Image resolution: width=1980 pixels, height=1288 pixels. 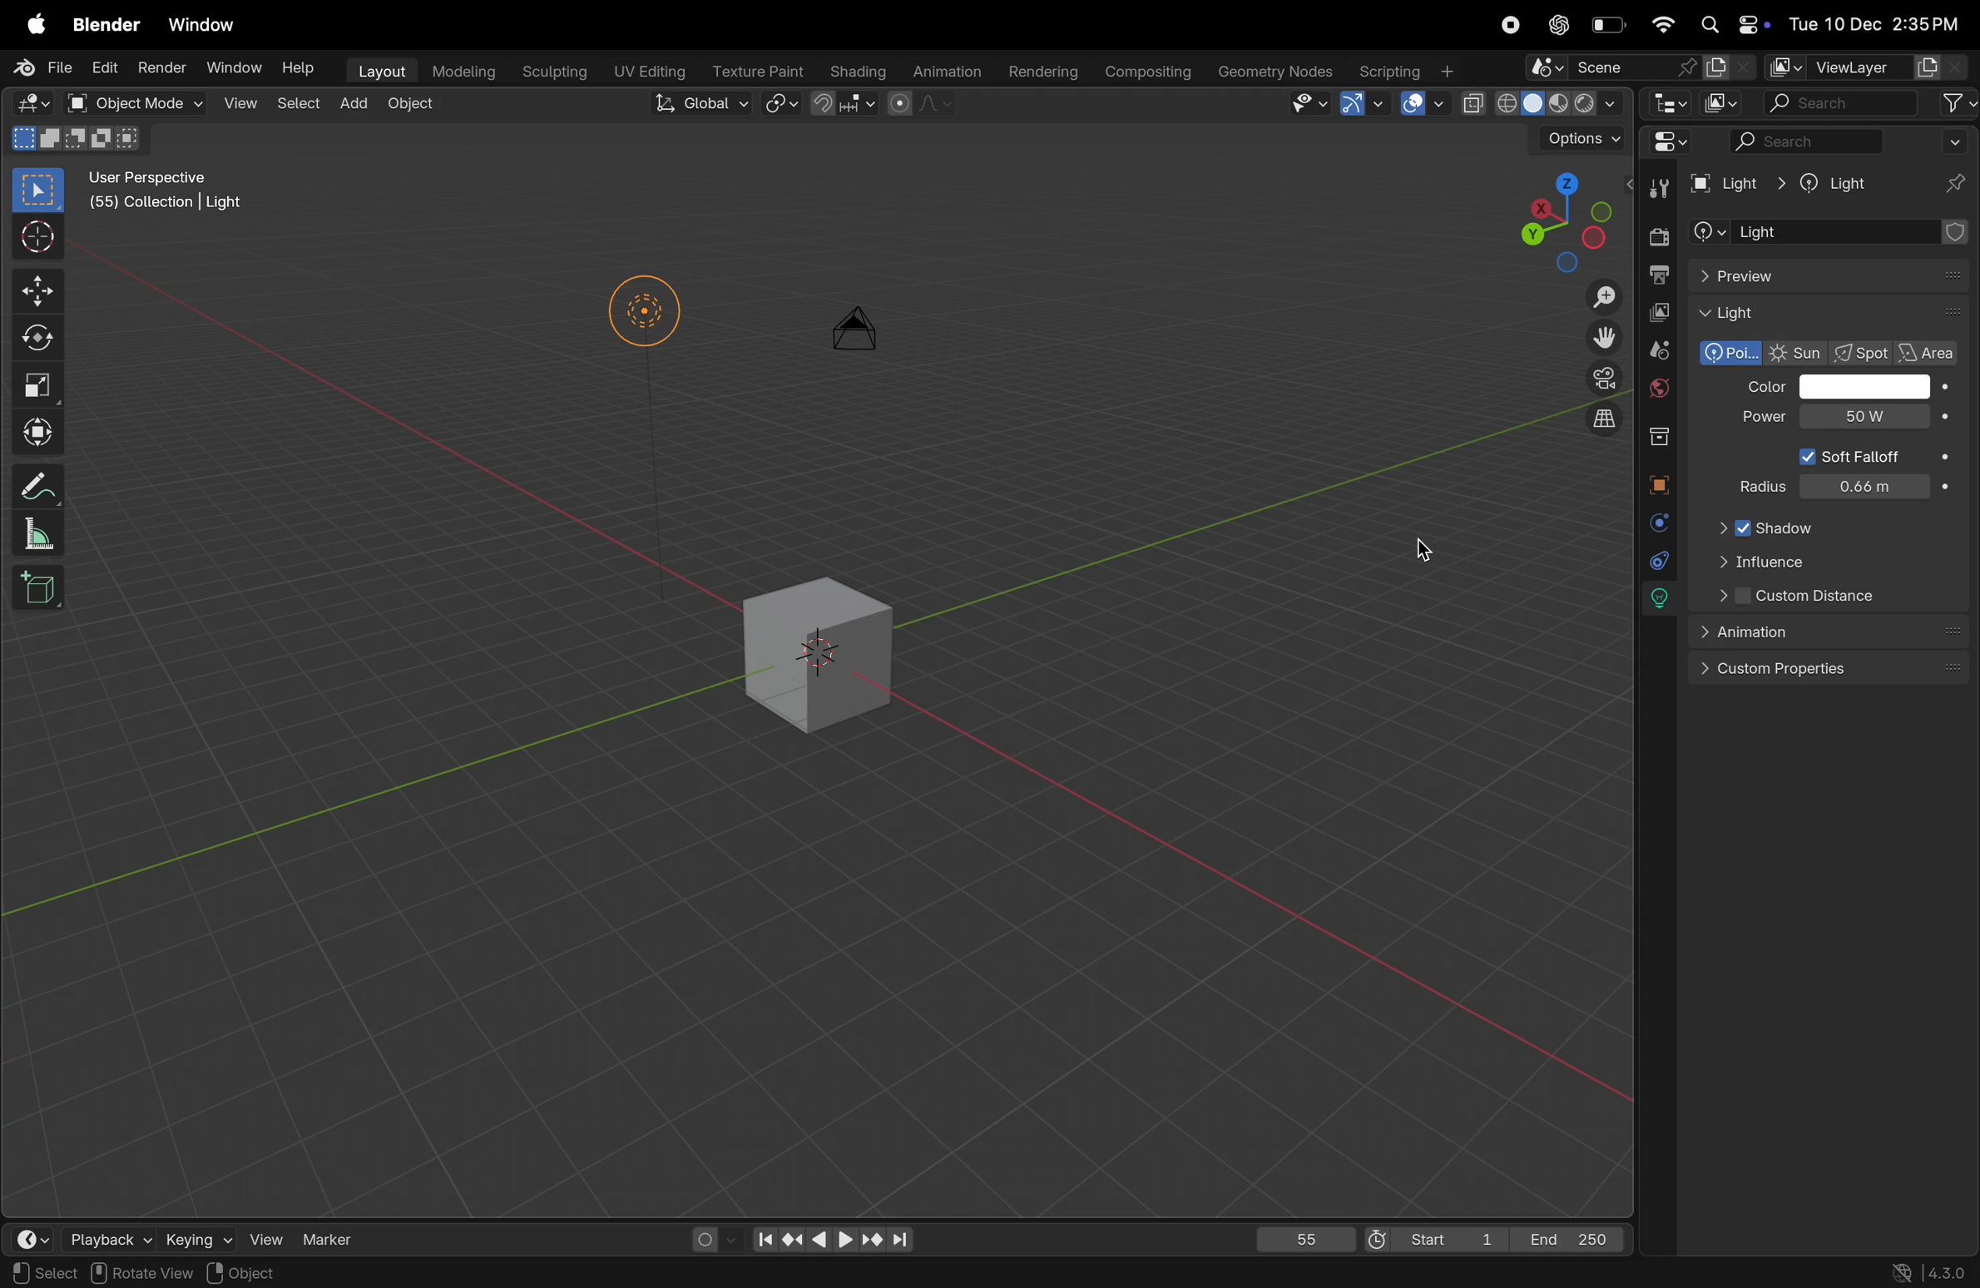 What do you see at coordinates (1764, 419) in the screenshot?
I see `Power` at bounding box center [1764, 419].